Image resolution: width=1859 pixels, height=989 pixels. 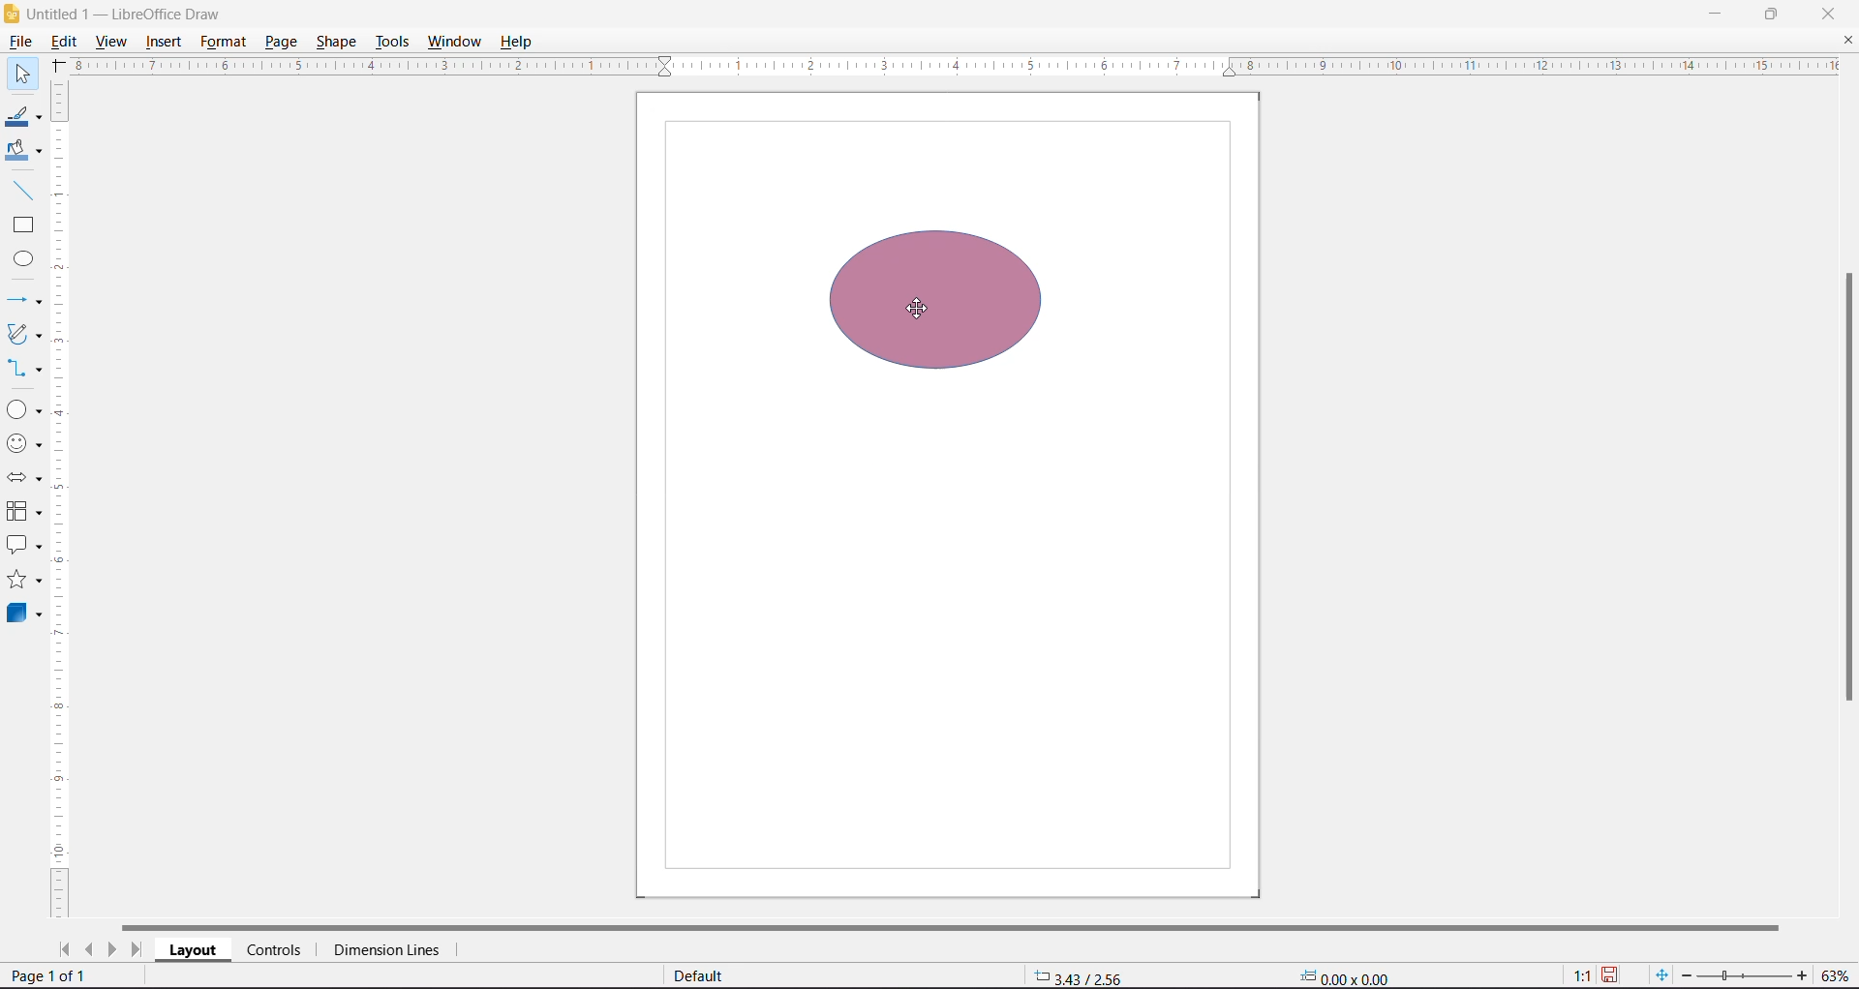 What do you see at coordinates (392, 44) in the screenshot?
I see `Tools` at bounding box center [392, 44].